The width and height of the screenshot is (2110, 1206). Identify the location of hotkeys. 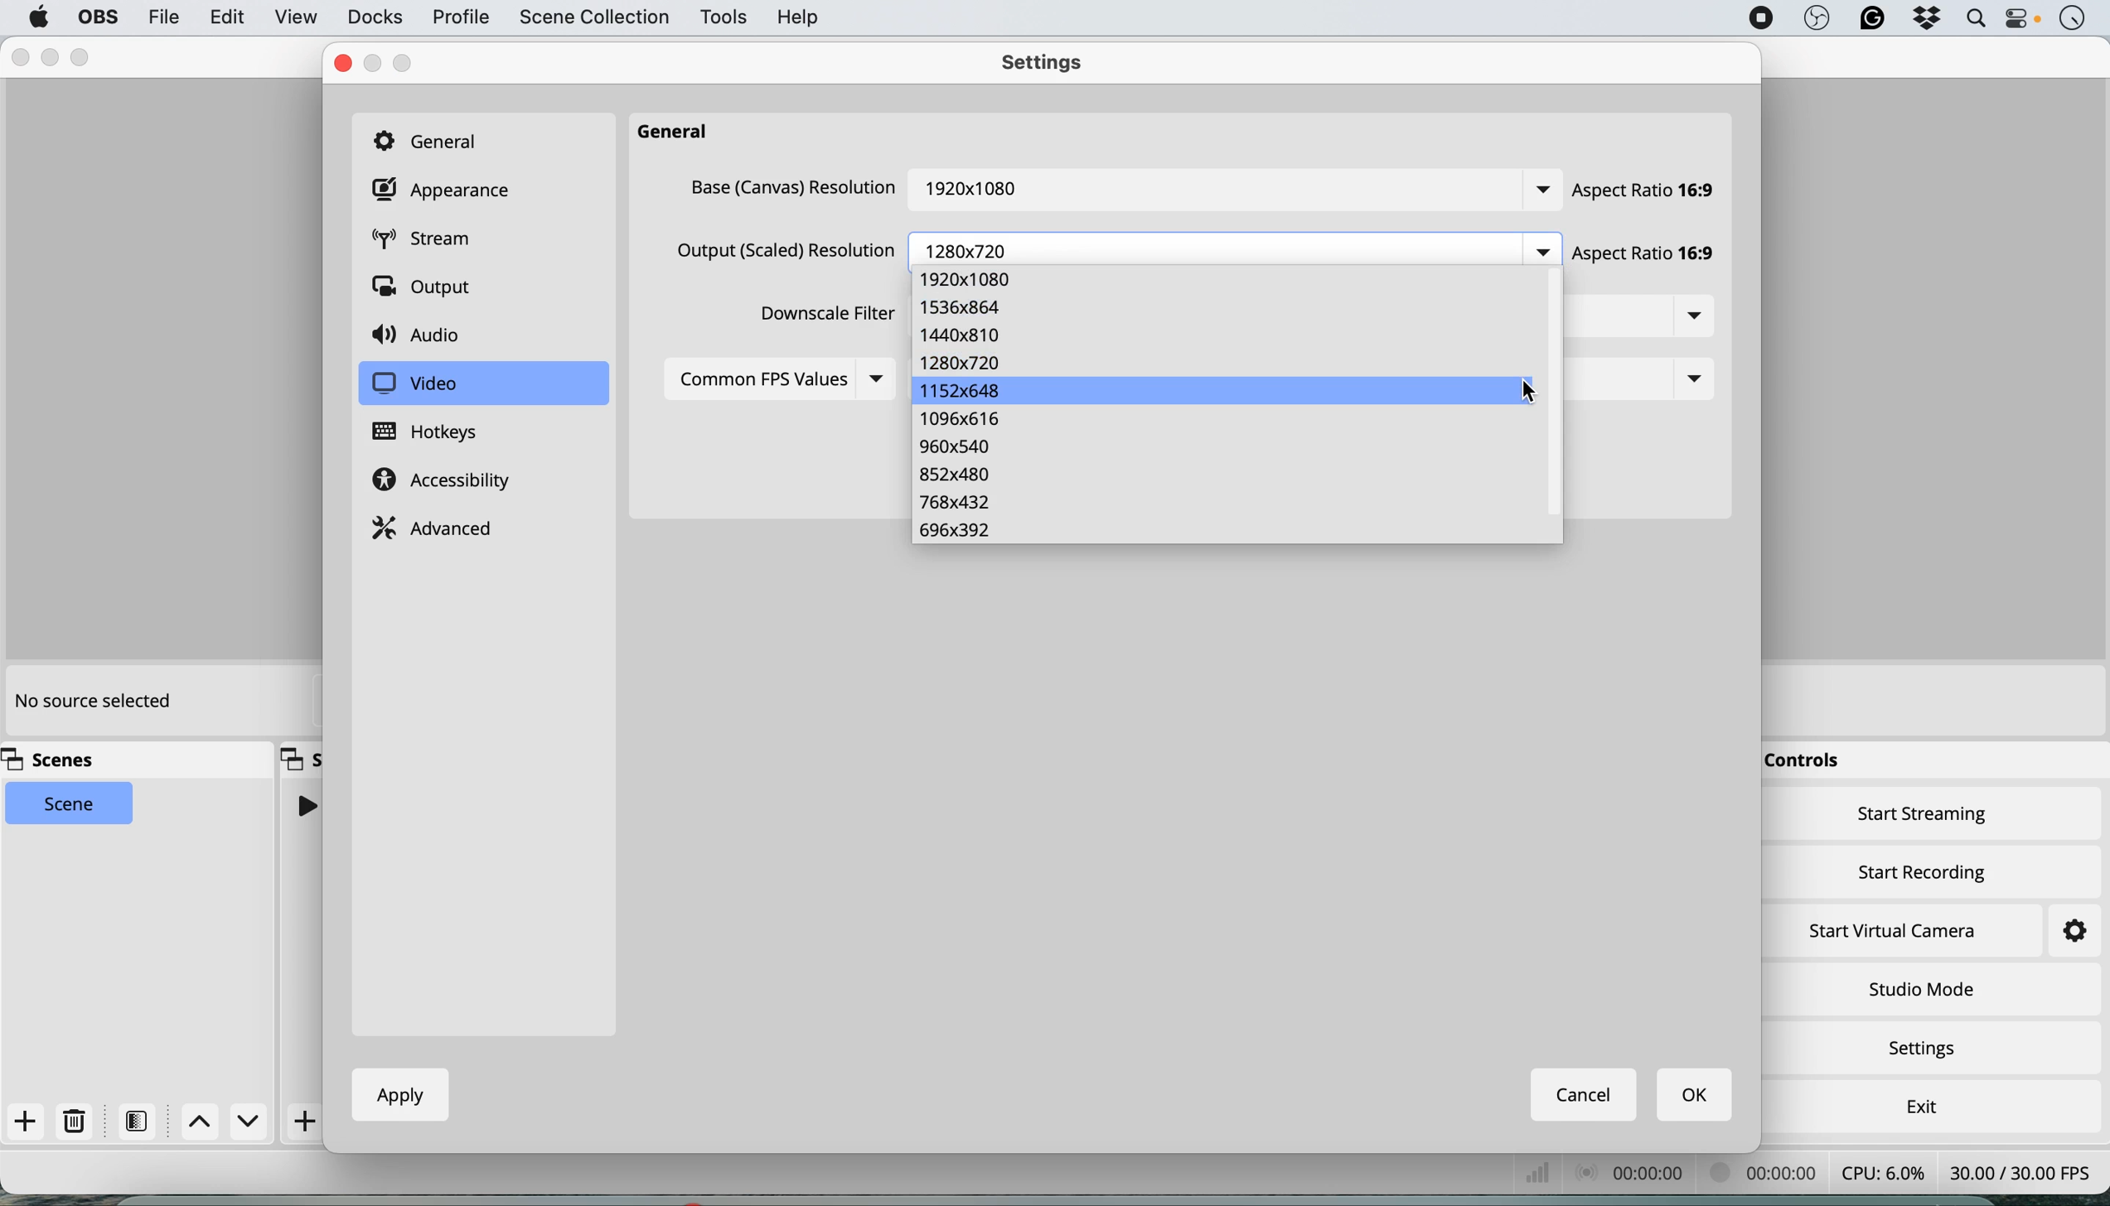
(439, 432).